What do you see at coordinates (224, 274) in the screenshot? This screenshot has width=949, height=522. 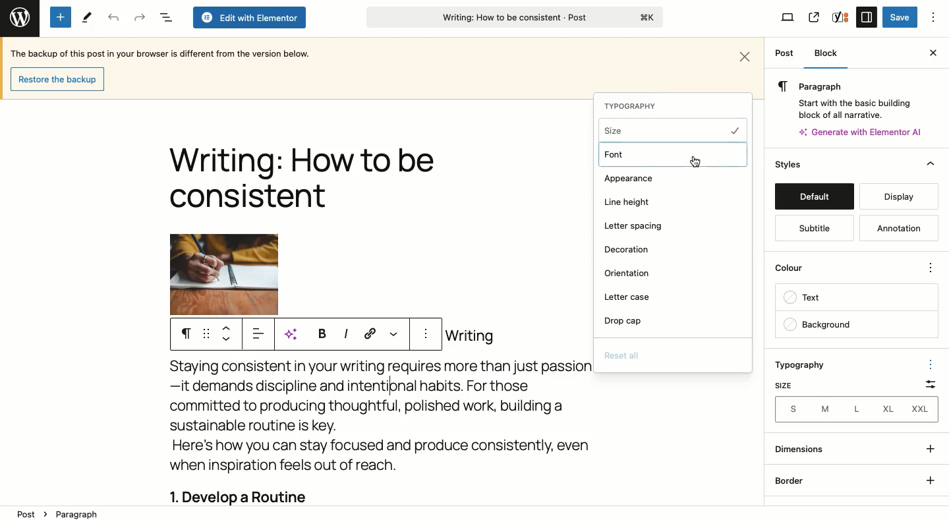 I see `Image` at bounding box center [224, 274].